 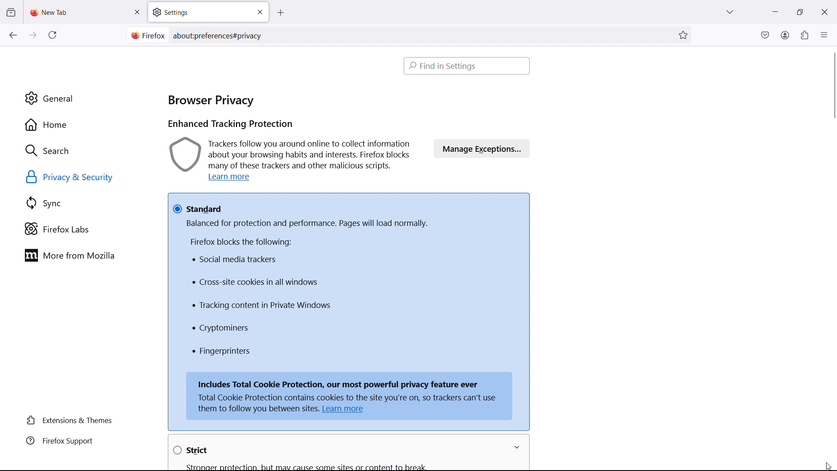 What do you see at coordinates (828, 95) in the screenshot?
I see `slider` at bounding box center [828, 95].